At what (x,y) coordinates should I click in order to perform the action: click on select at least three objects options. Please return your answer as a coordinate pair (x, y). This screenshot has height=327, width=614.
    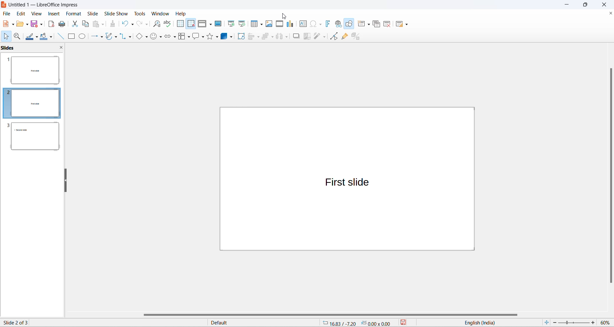
    Looking at the image, I should click on (288, 36).